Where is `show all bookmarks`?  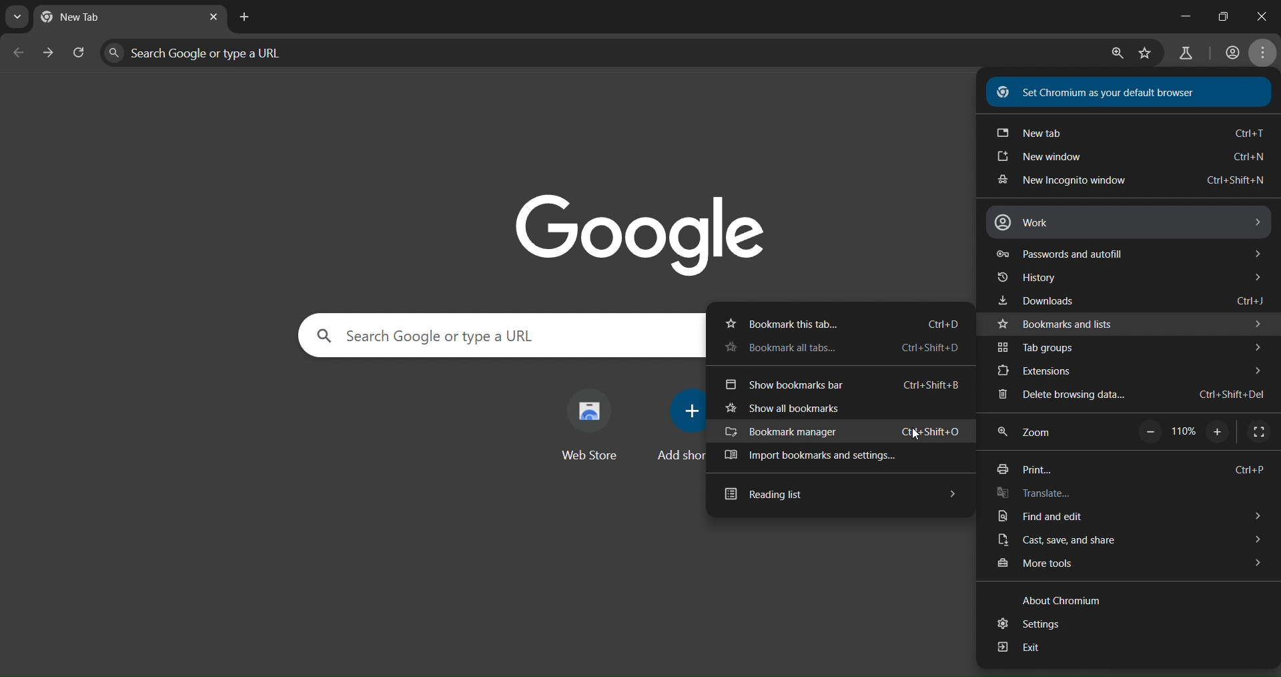 show all bookmarks is located at coordinates (788, 407).